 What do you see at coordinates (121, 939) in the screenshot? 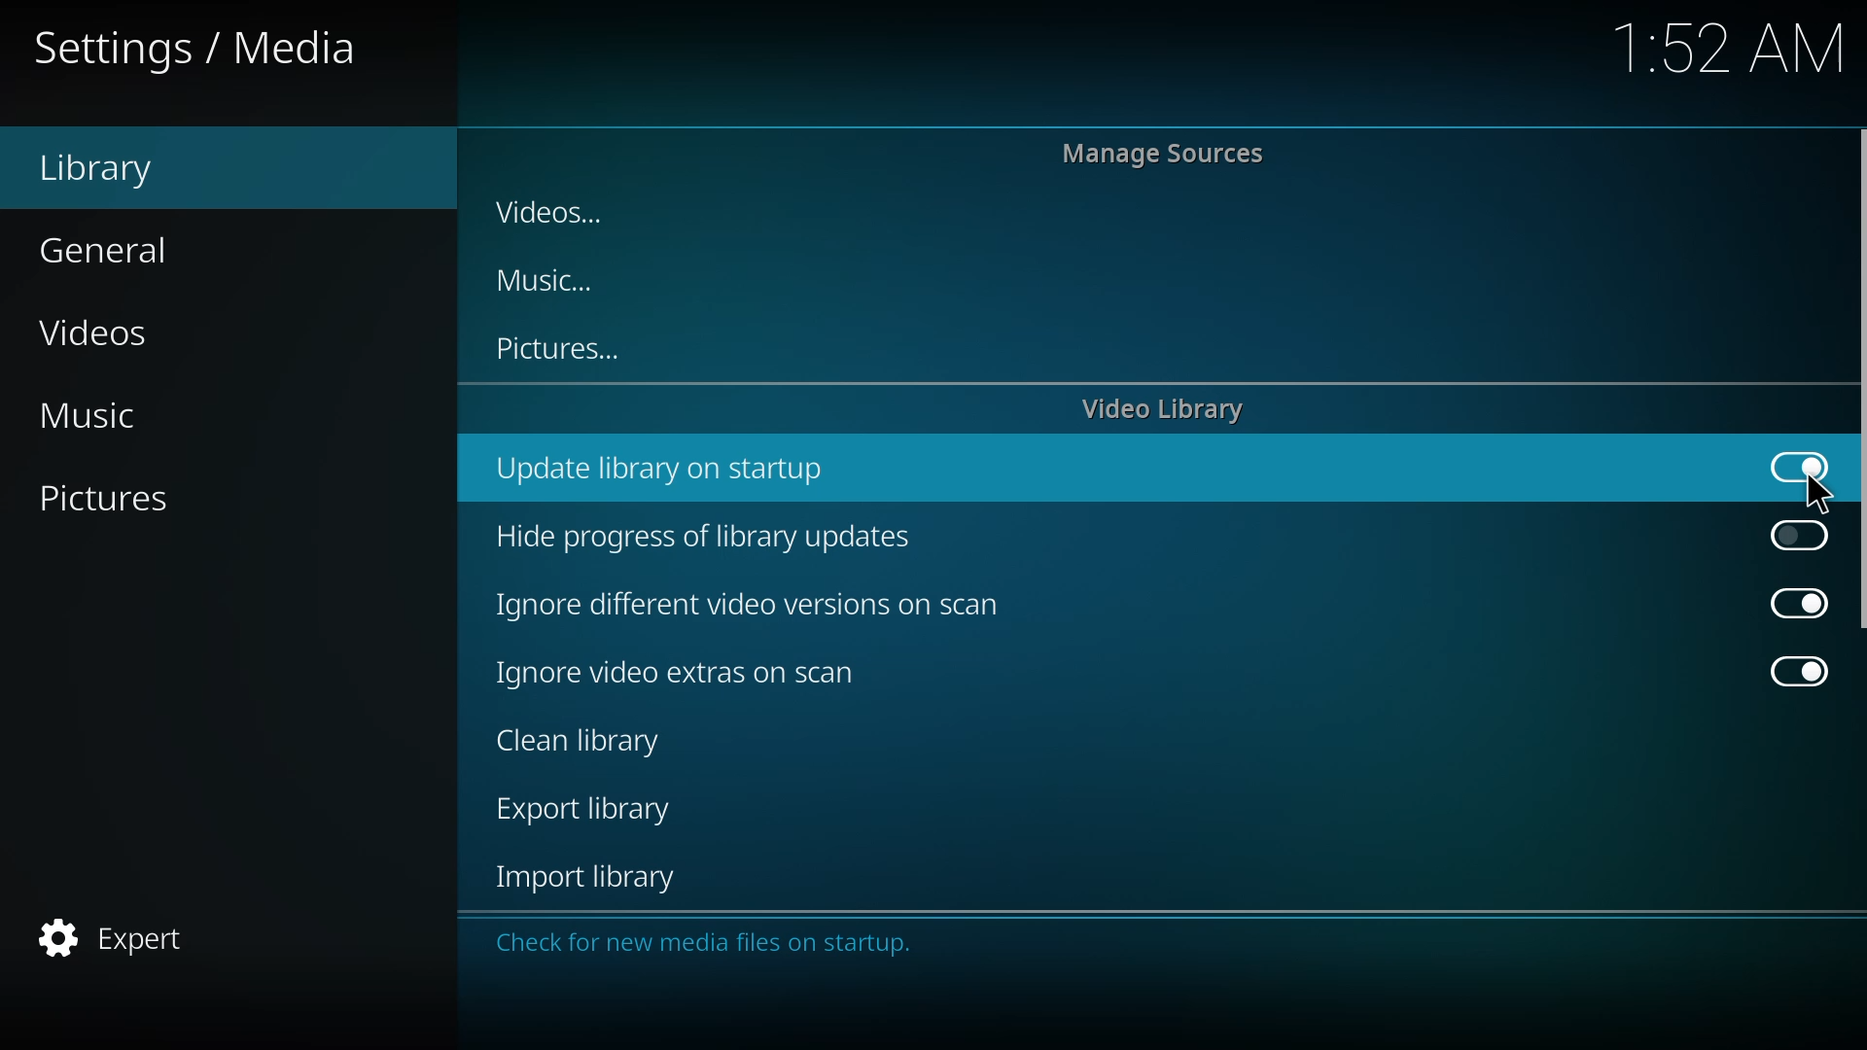
I see `expert` at bounding box center [121, 939].